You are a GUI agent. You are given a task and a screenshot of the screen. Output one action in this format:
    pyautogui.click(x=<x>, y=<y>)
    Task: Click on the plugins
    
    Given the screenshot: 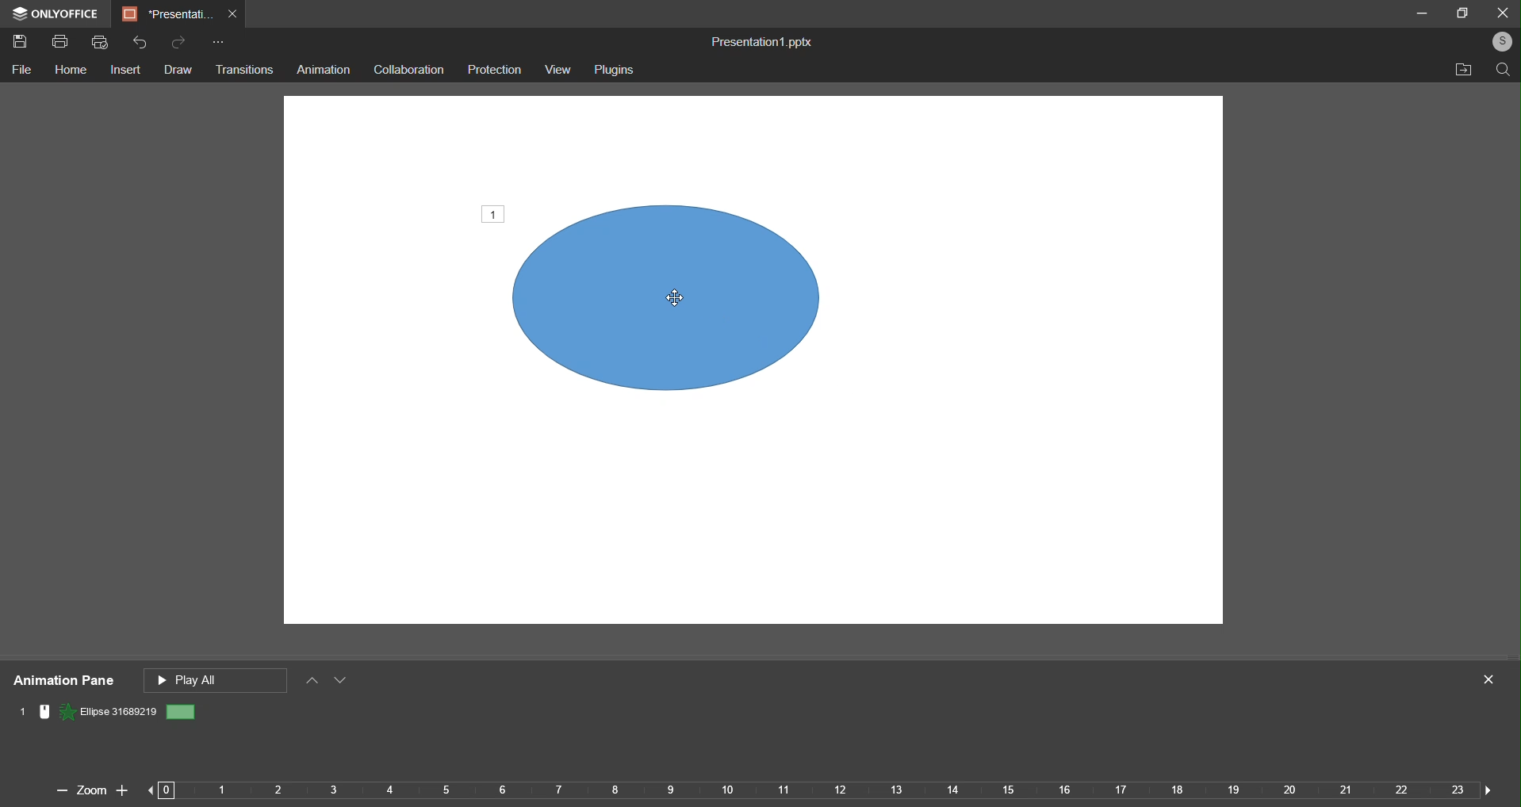 What is the action you would take?
    pyautogui.click(x=613, y=70)
    